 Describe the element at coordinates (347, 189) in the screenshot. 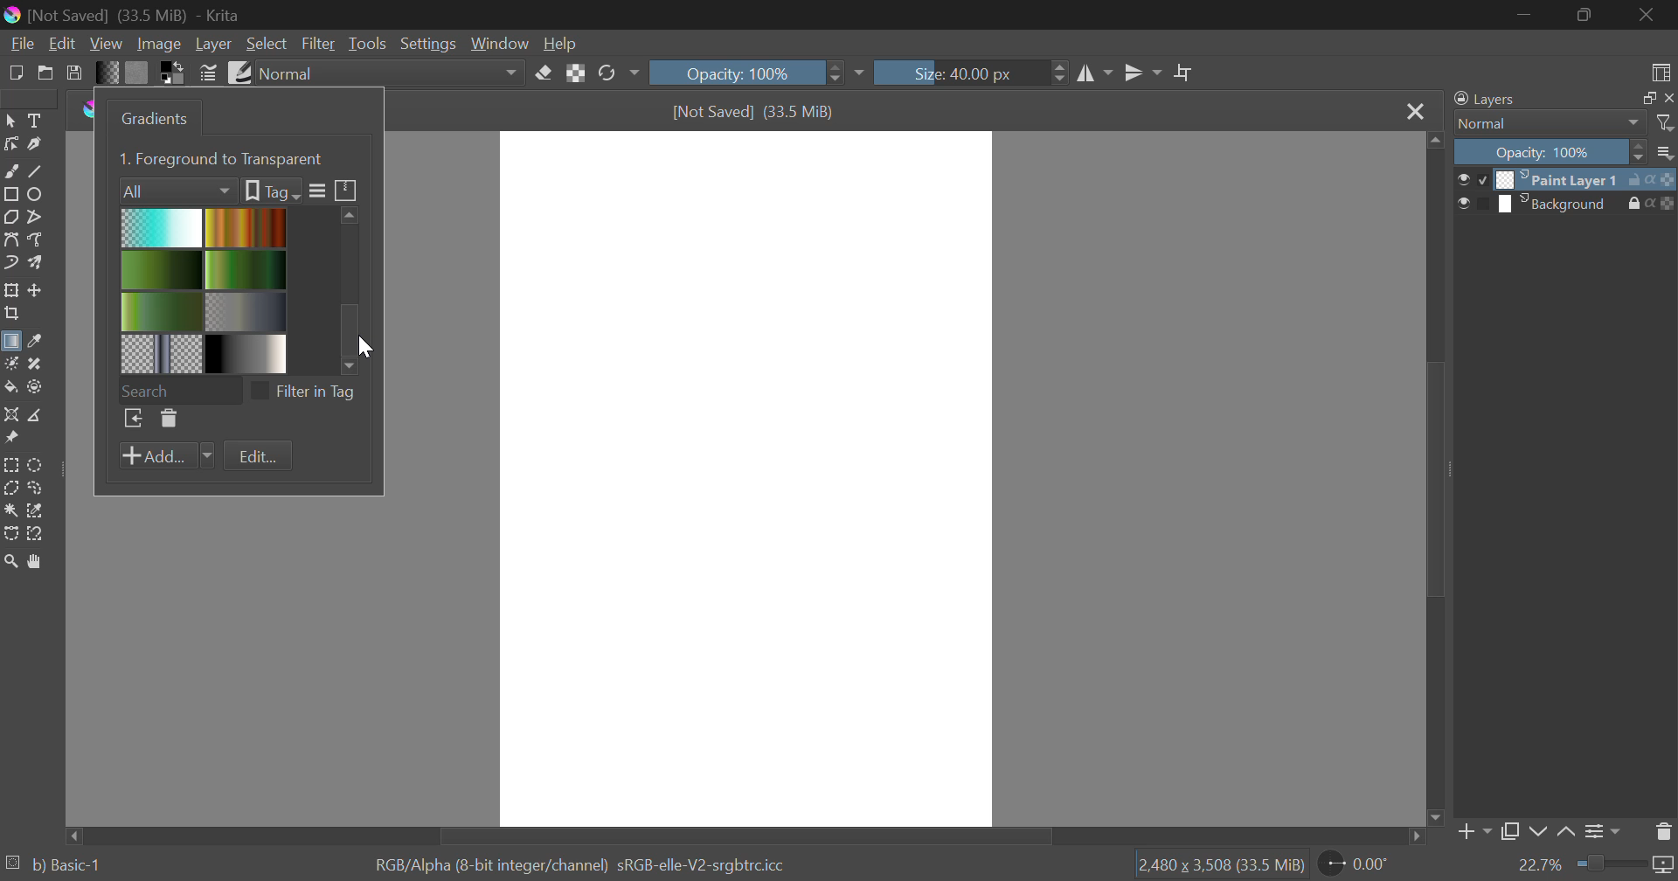

I see `Storage Resources` at that location.